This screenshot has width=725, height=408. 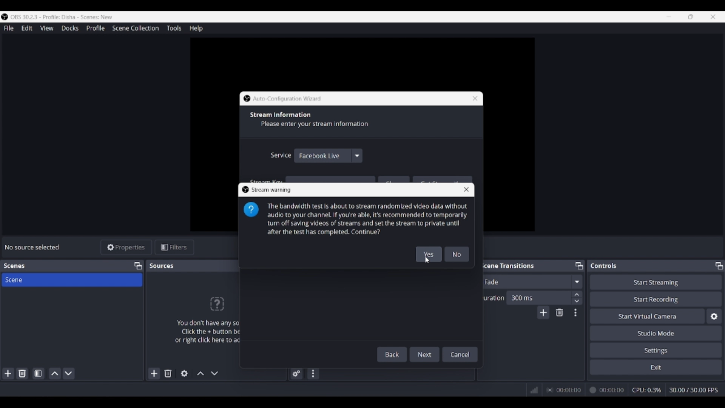 What do you see at coordinates (356, 219) in the screenshot?
I see `Window description and logo` at bounding box center [356, 219].